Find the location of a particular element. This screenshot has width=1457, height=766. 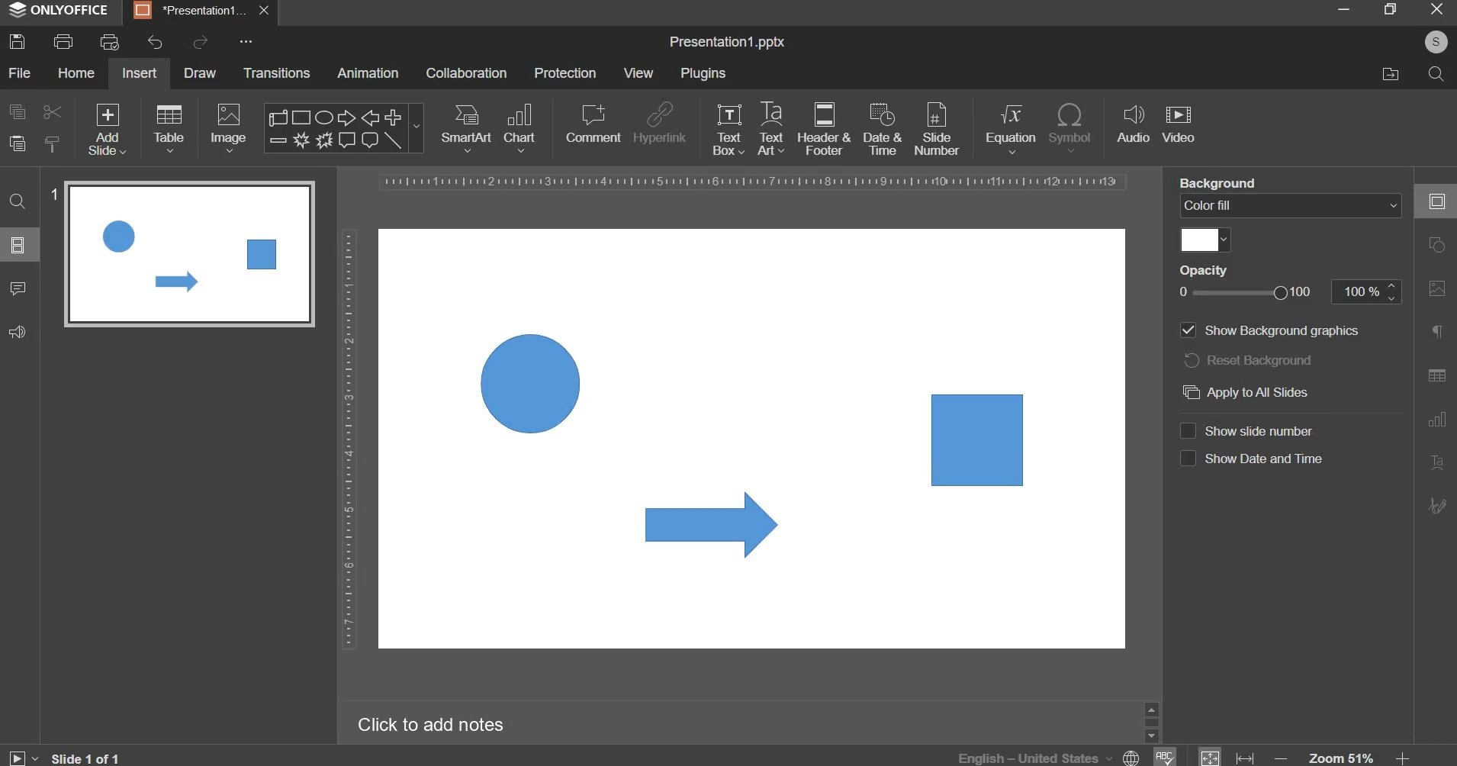

collaboration is located at coordinates (466, 73).